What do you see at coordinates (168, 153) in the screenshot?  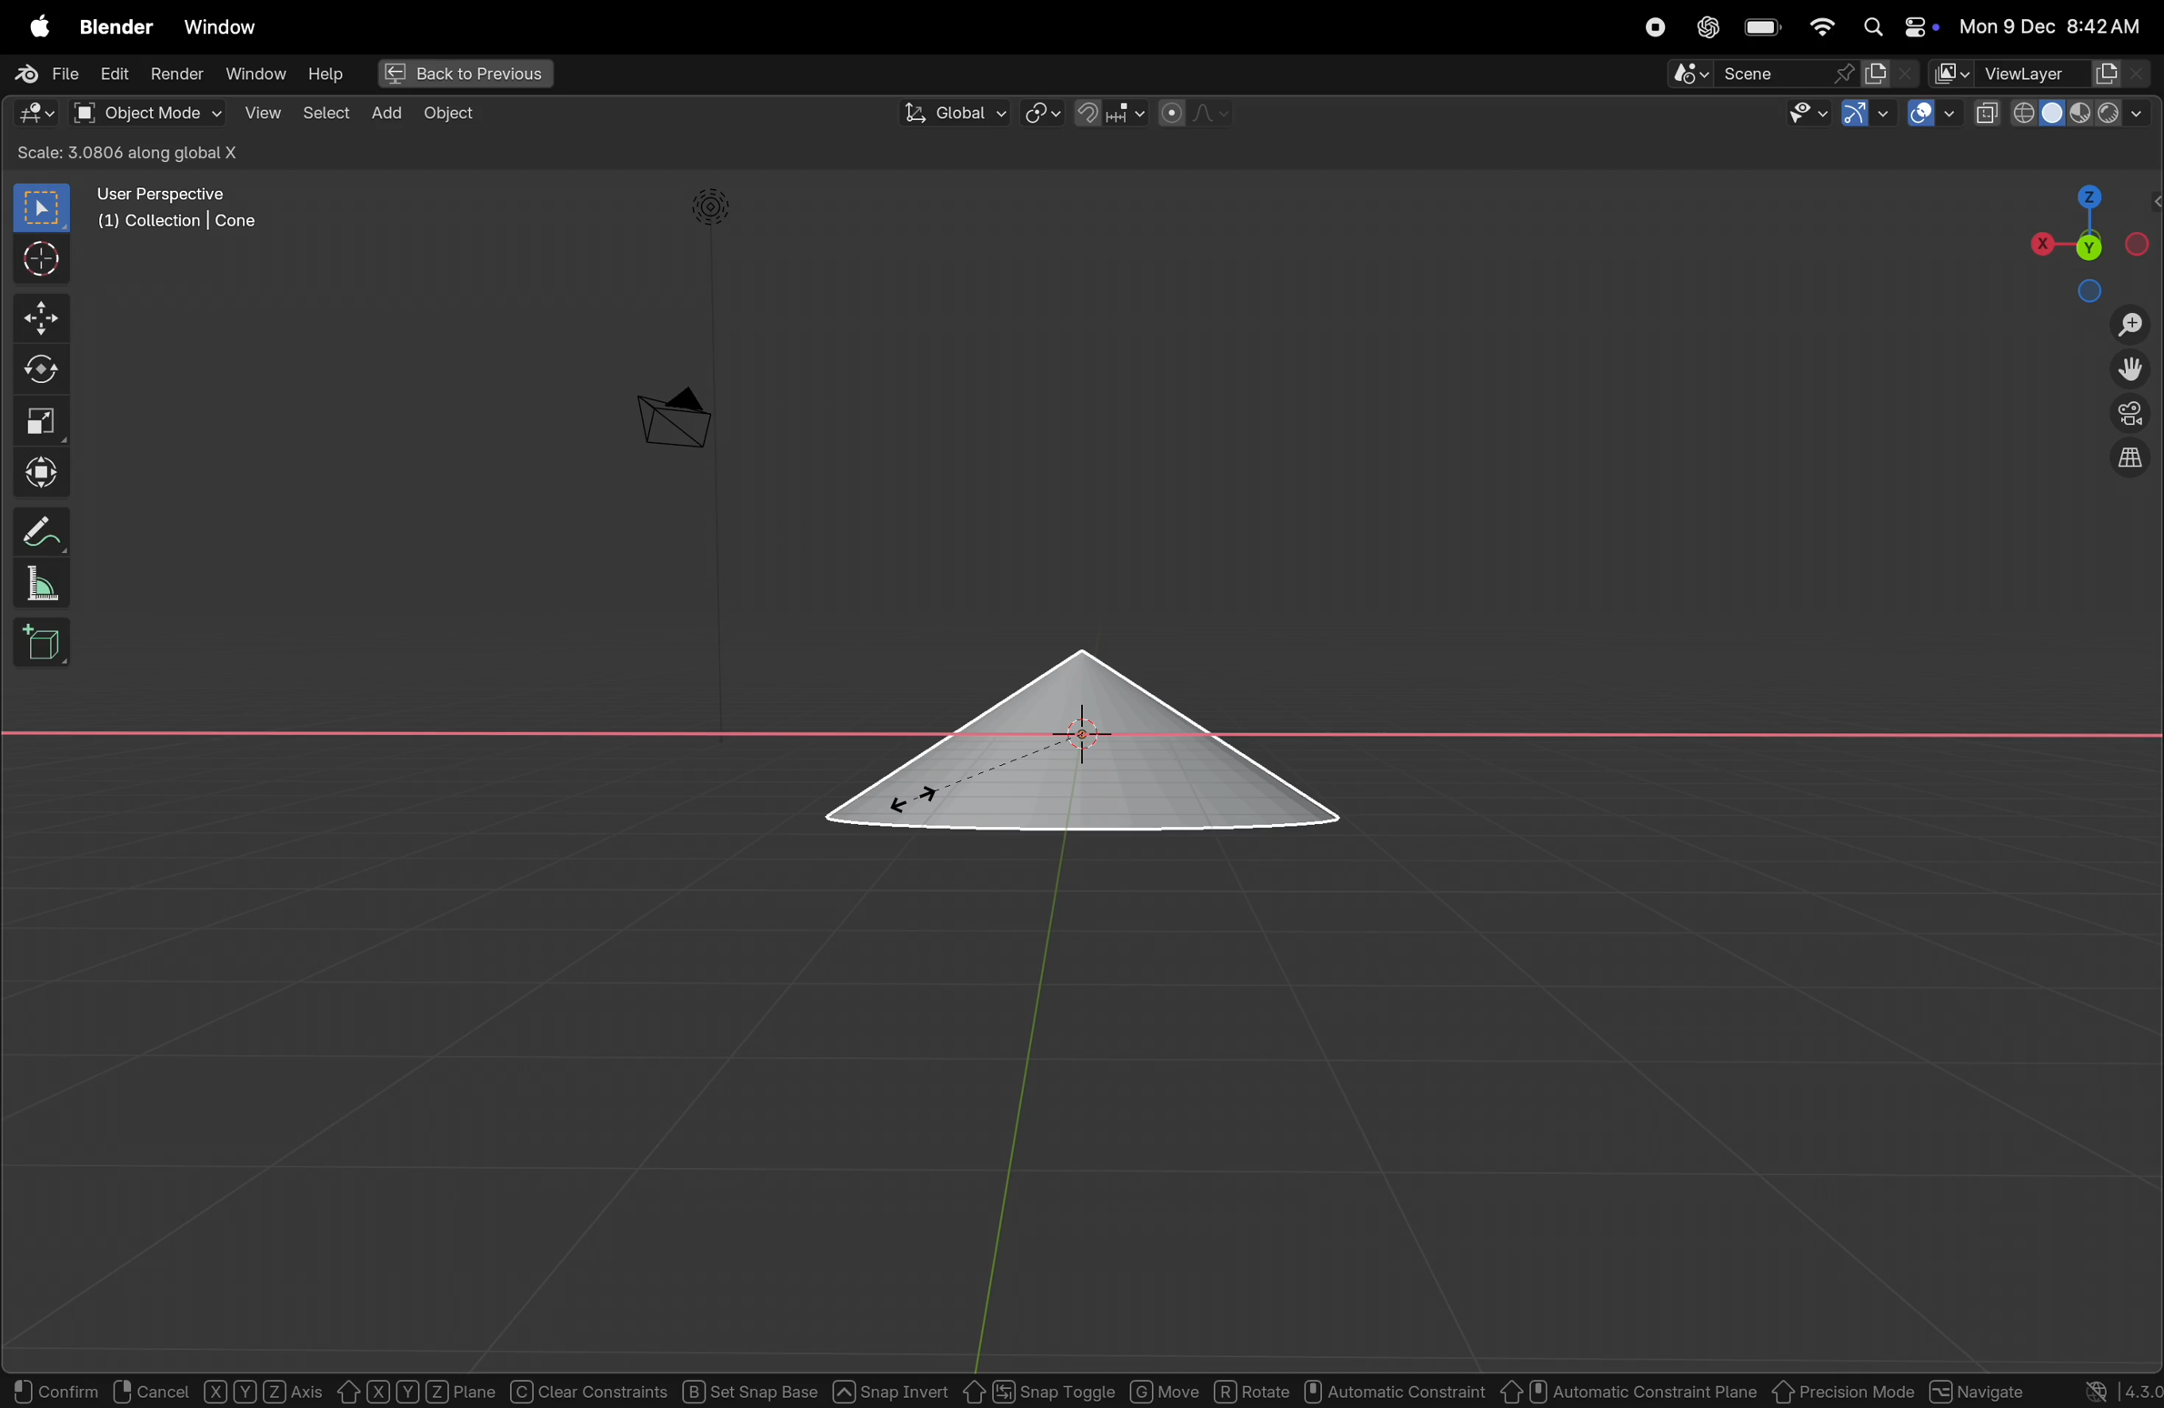 I see `mode` at bounding box center [168, 153].